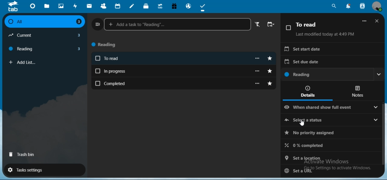  I want to click on set start date, so click(333, 49).